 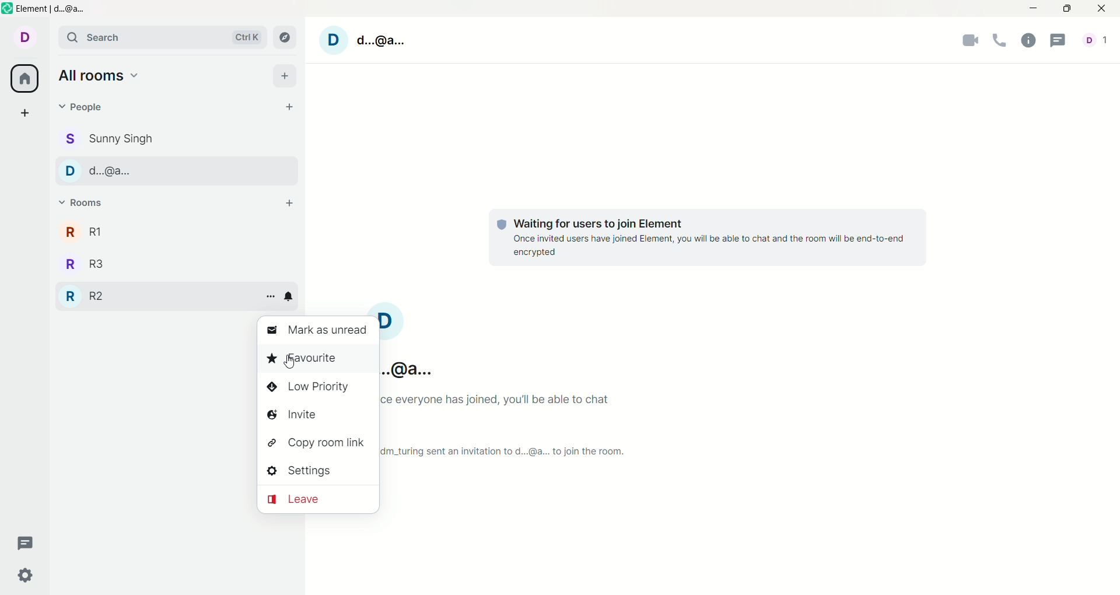 I want to click on text, so click(x=512, y=425).